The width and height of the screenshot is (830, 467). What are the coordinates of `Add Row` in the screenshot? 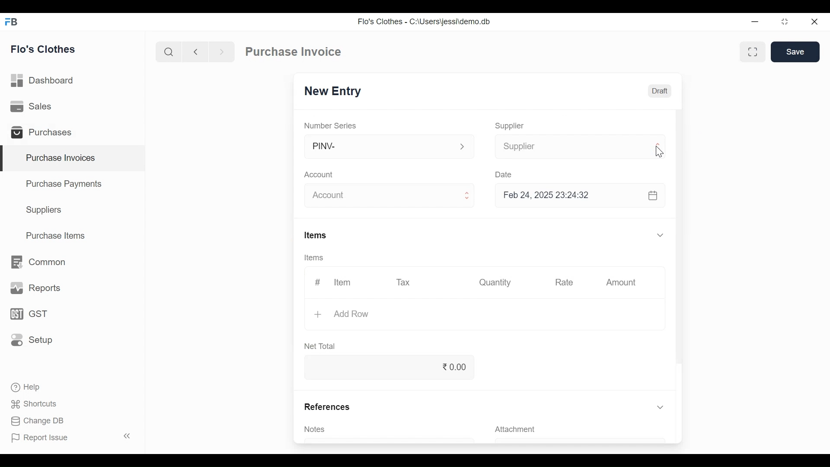 It's located at (352, 315).